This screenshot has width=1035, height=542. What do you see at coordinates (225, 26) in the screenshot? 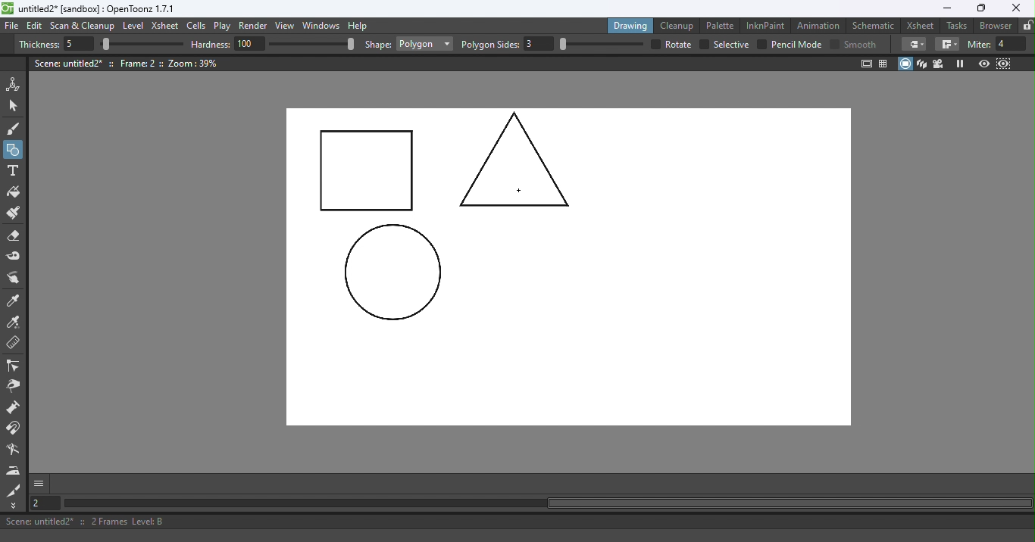
I see `Play` at bounding box center [225, 26].